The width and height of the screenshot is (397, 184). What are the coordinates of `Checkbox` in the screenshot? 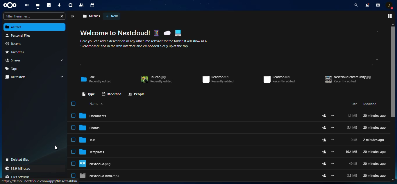 It's located at (73, 139).